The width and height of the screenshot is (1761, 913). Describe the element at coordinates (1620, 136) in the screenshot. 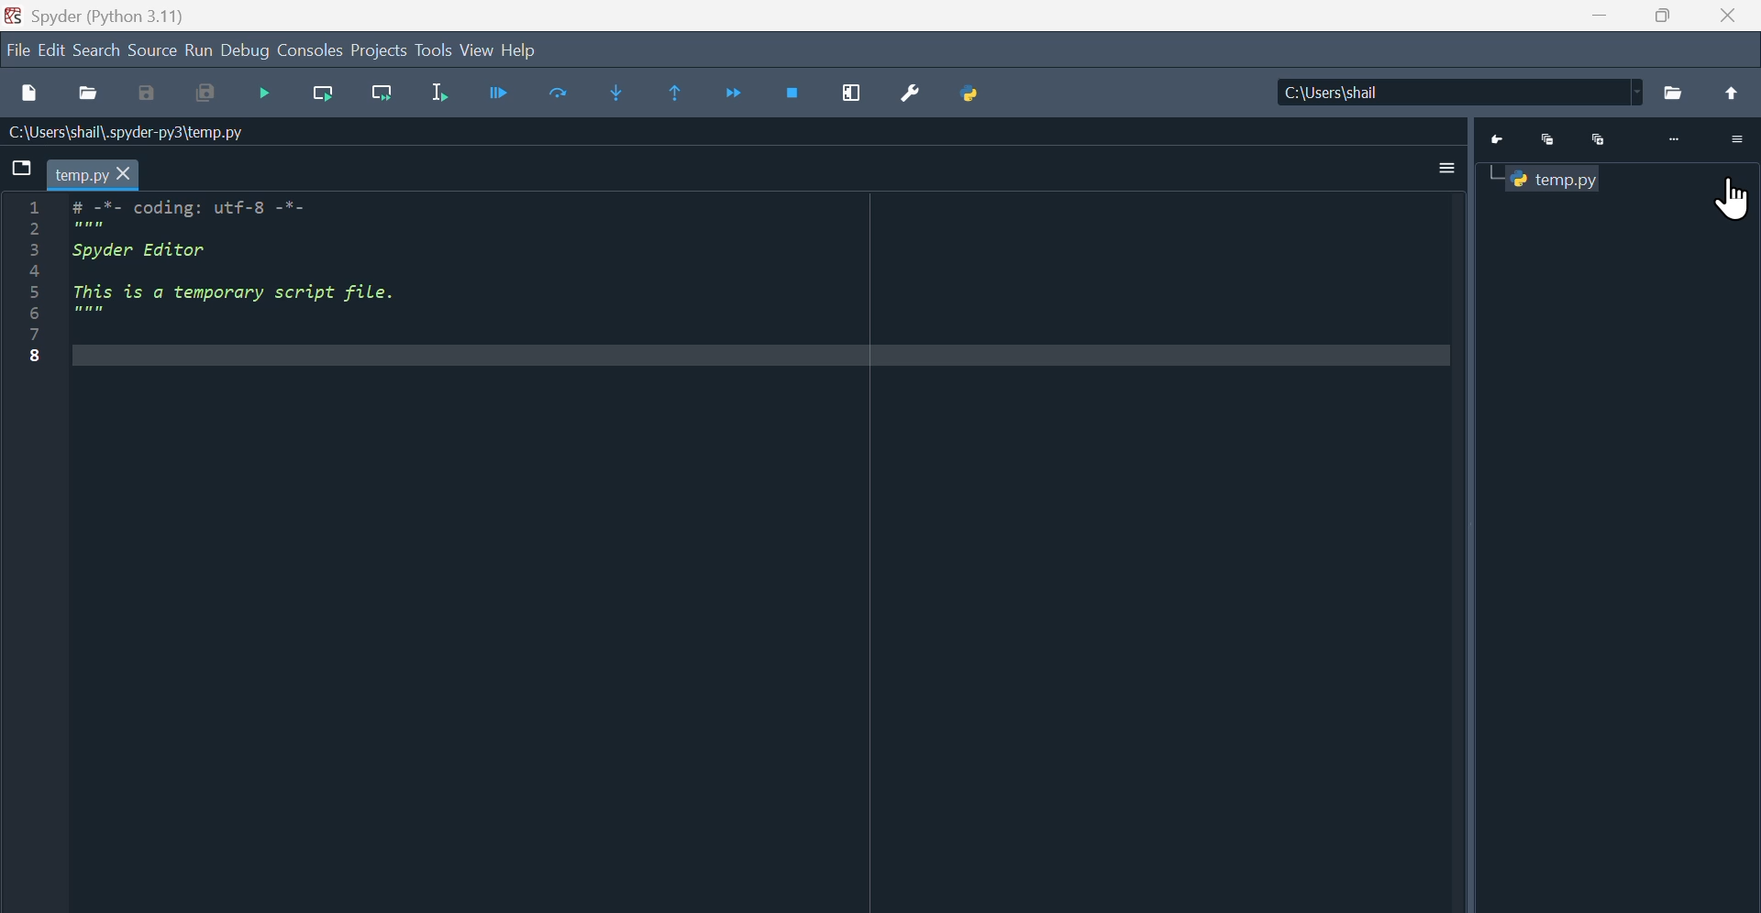

I see `Python console` at that location.